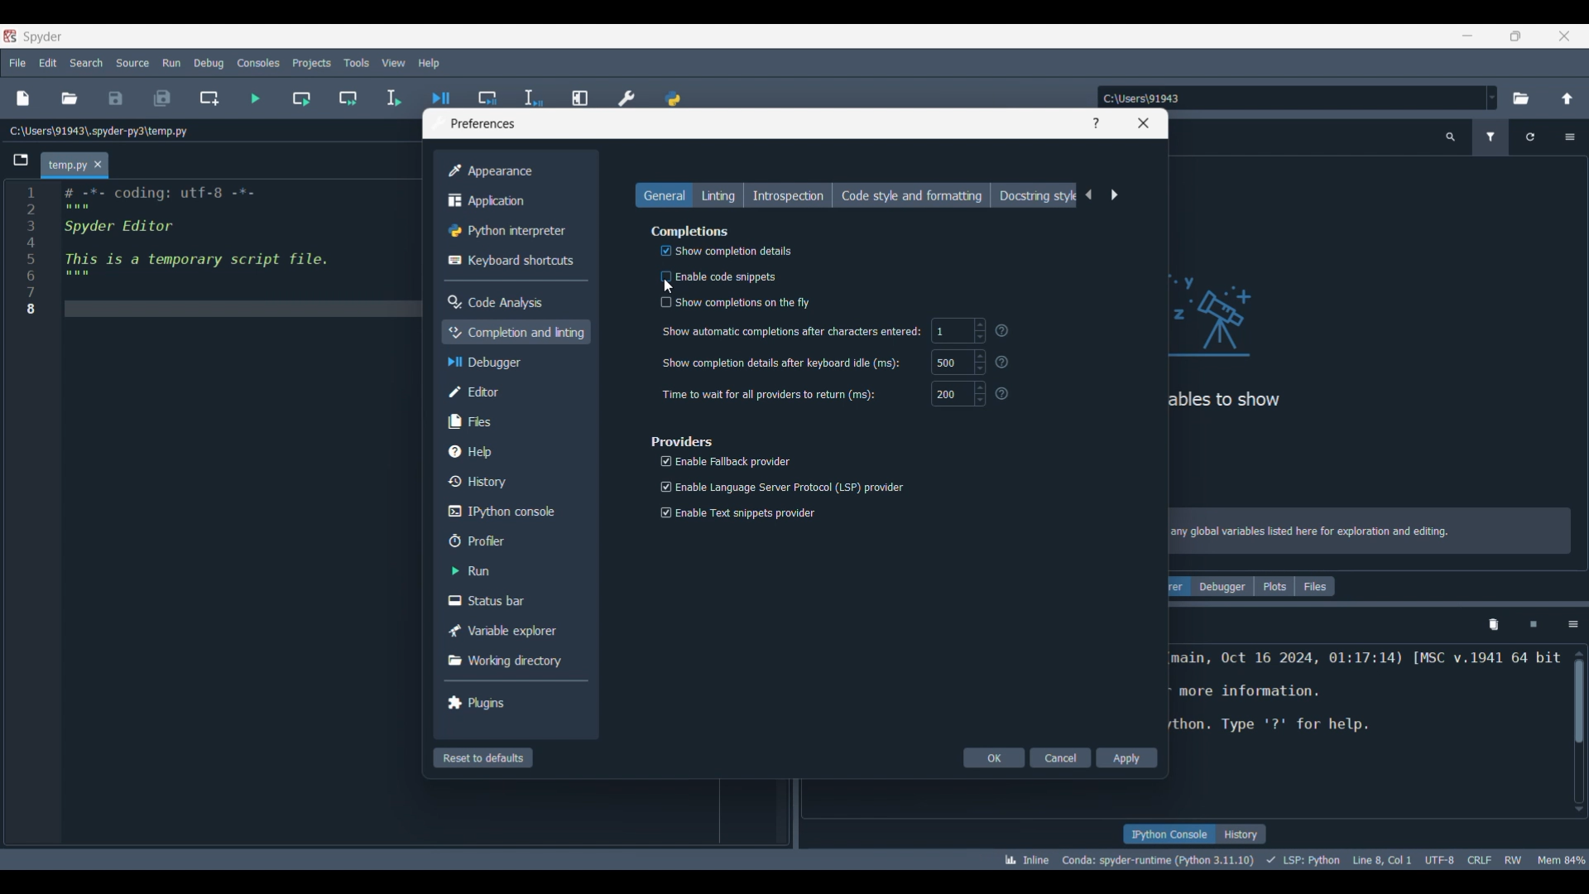 The image size is (1589, 894). I want to click on Show completion details, so click(718, 252).